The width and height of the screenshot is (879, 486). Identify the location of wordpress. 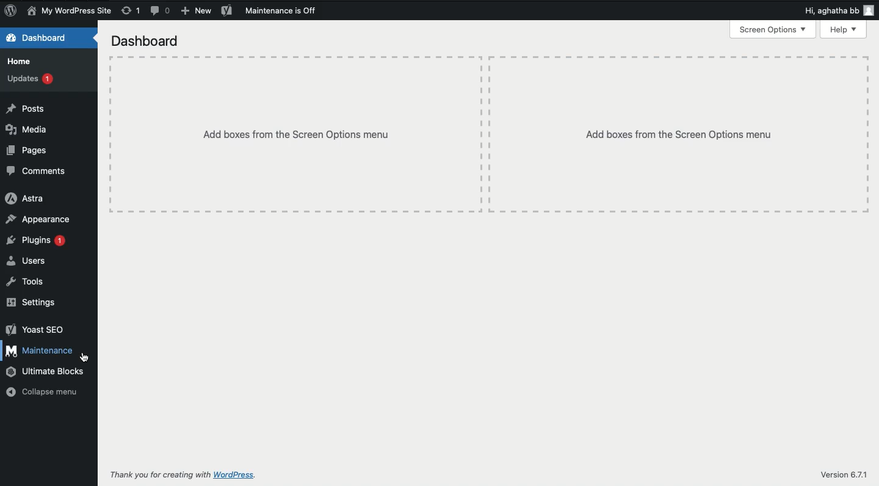
(238, 474).